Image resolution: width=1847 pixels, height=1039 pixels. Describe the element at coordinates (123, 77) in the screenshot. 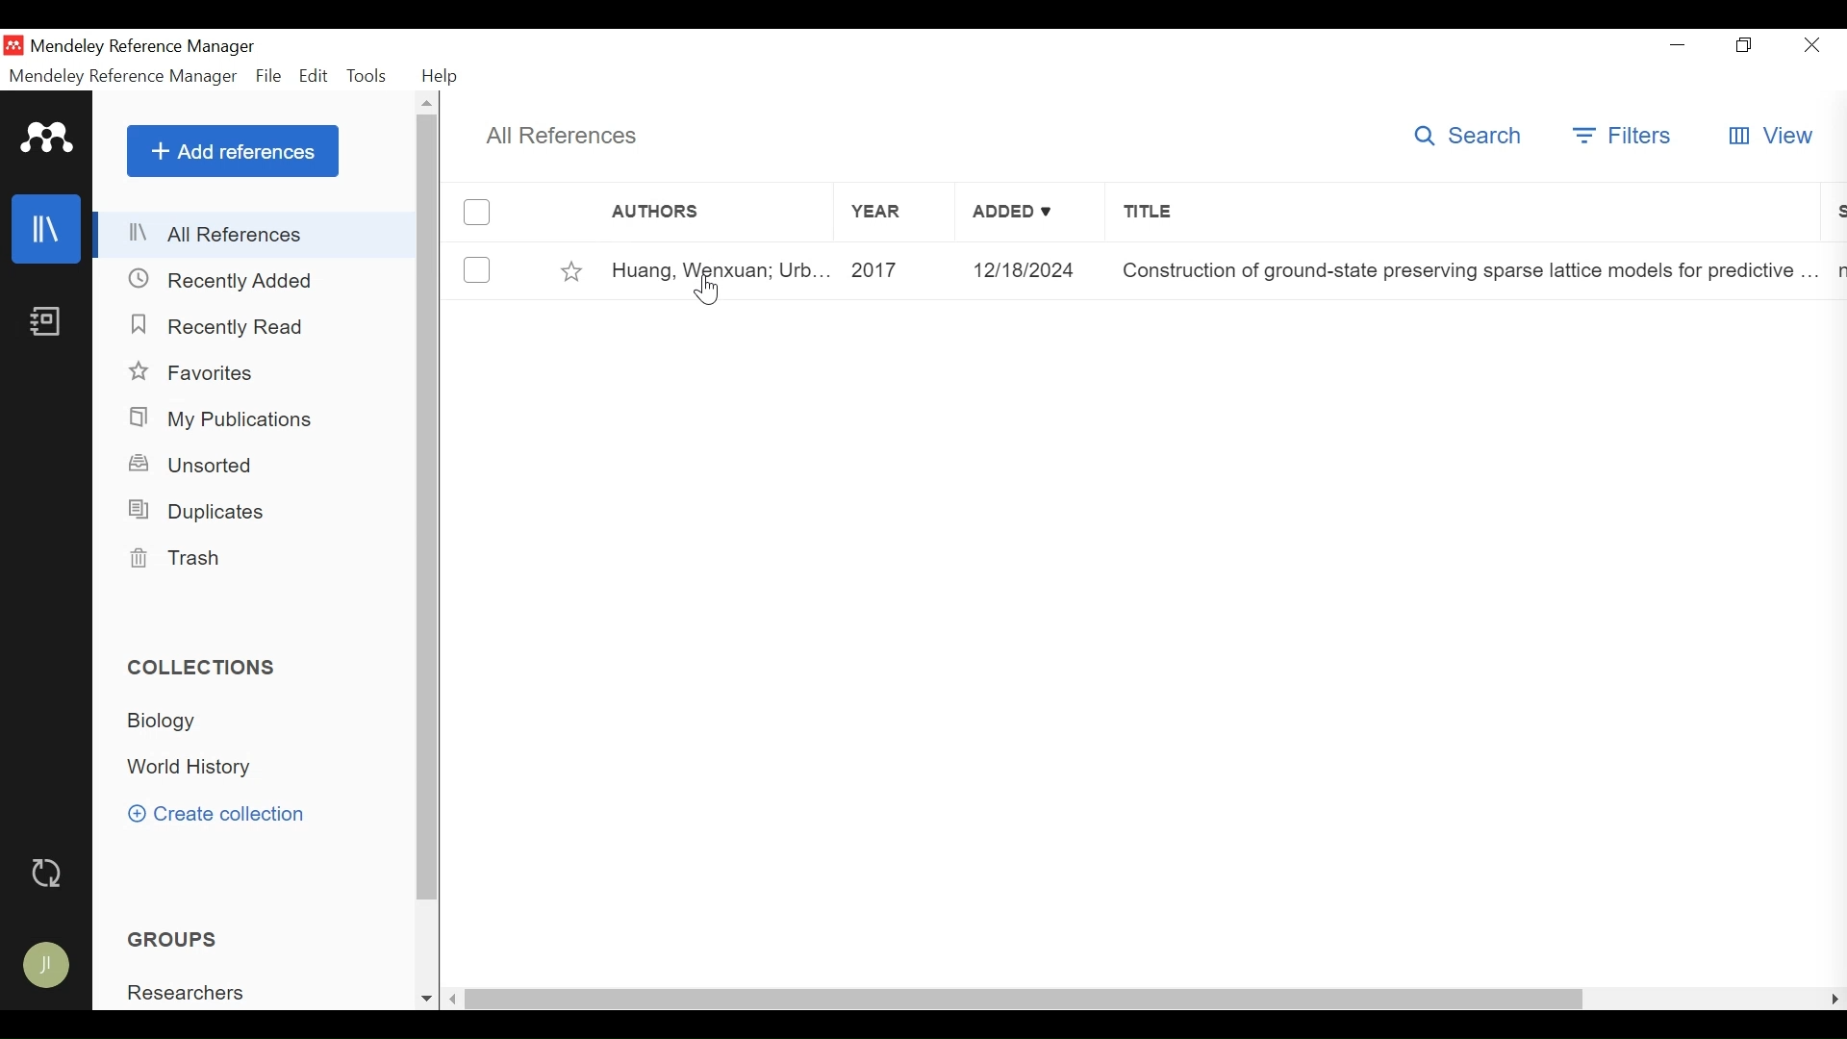

I see `Mendeley Reference Manager` at that location.